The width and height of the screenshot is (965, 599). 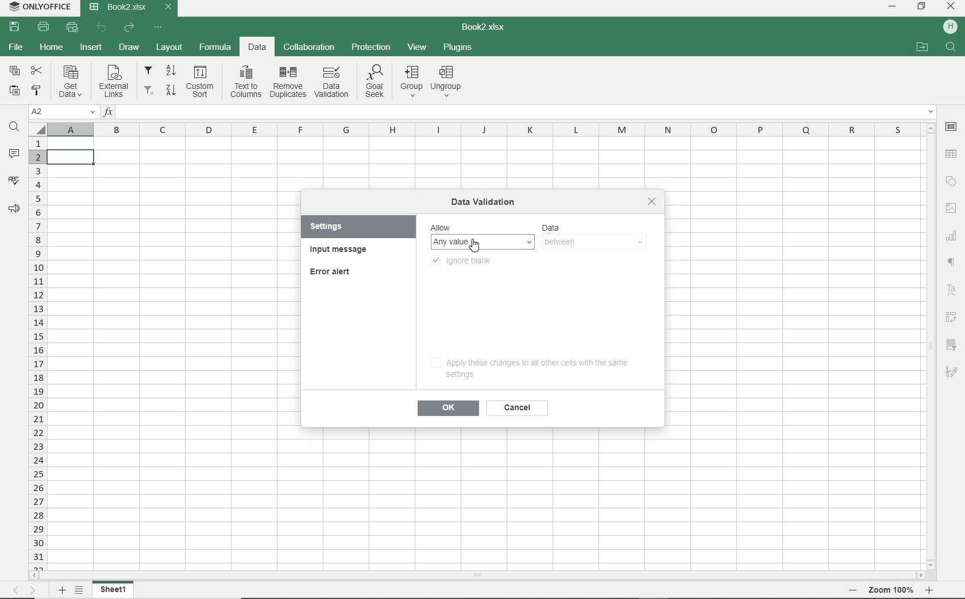 What do you see at coordinates (339, 250) in the screenshot?
I see `input message` at bounding box center [339, 250].